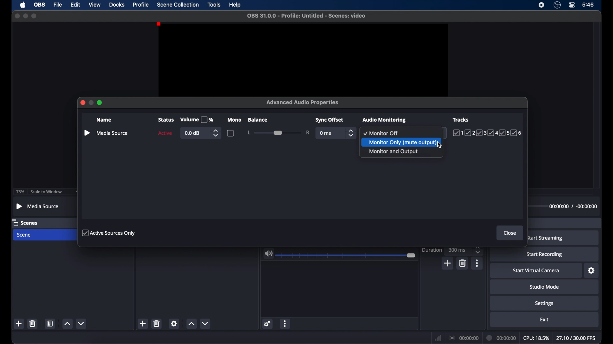 The width and height of the screenshot is (613, 344). Describe the element at coordinates (193, 133) in the screenshot. I see `0.0 db` at that location.